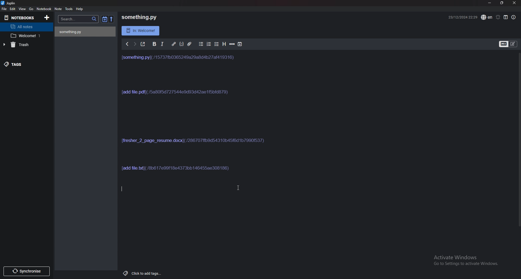 The width and height of the screenshot is (521, 279). Describe the element at coordinates (199, 124) in the screenshot. I see `note` at that location.